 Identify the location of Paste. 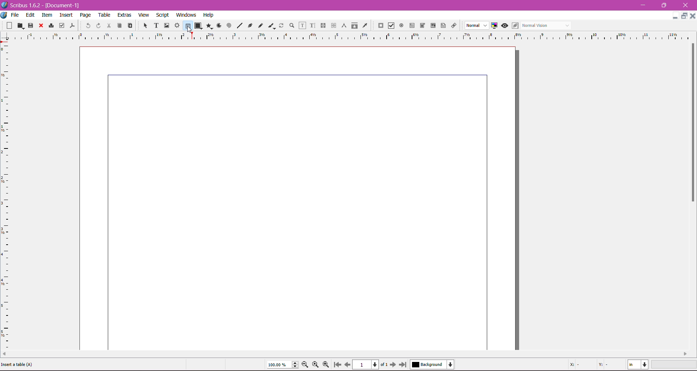
(129, 26).